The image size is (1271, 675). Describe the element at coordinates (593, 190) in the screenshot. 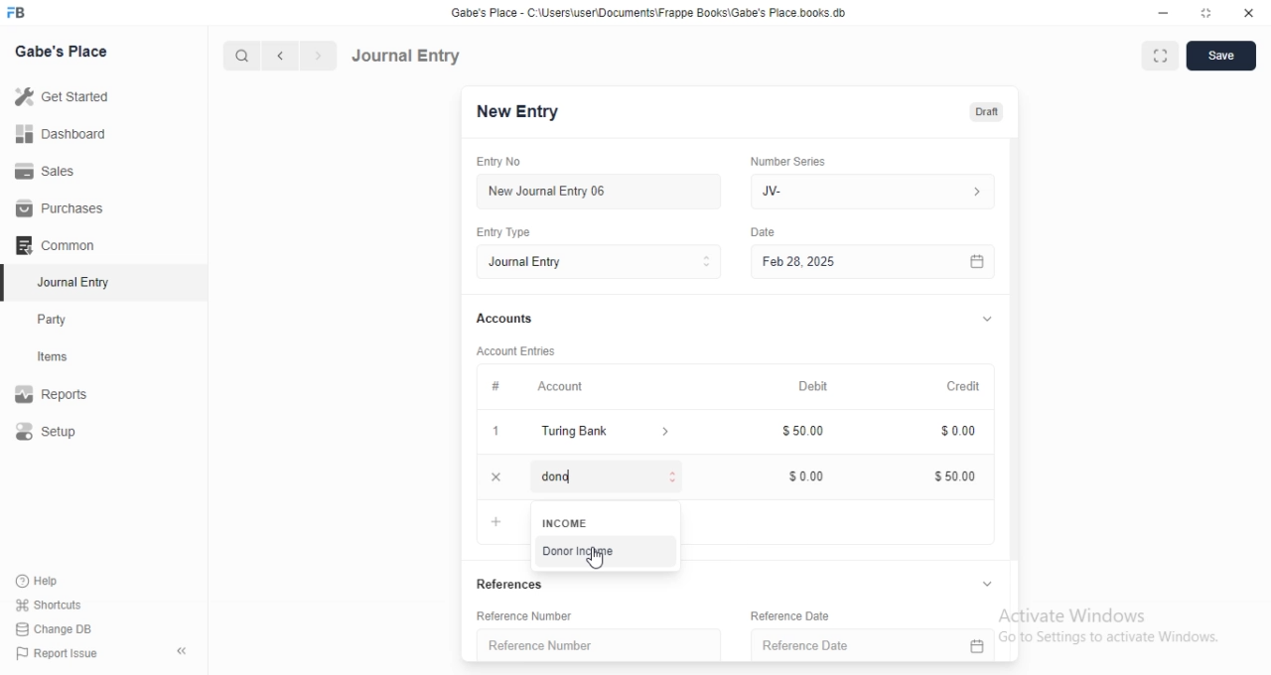

I see `New Journal Entry 06` at that location.